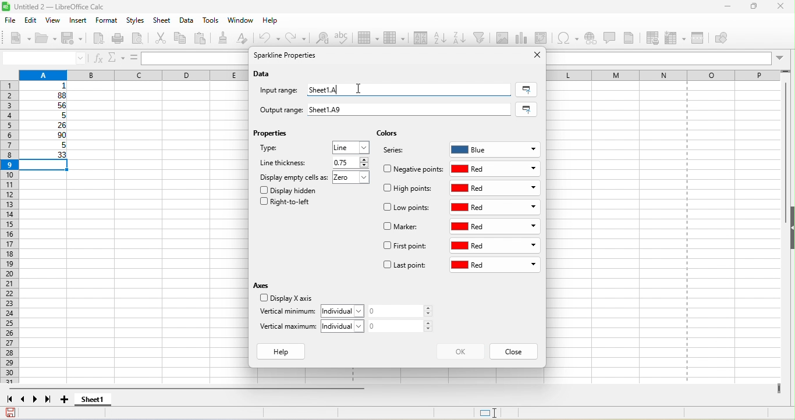 This screenshot has width=795, height=420. Describe the element at coordinates (10, 412) in the screenshot. I see `save document` at that location.